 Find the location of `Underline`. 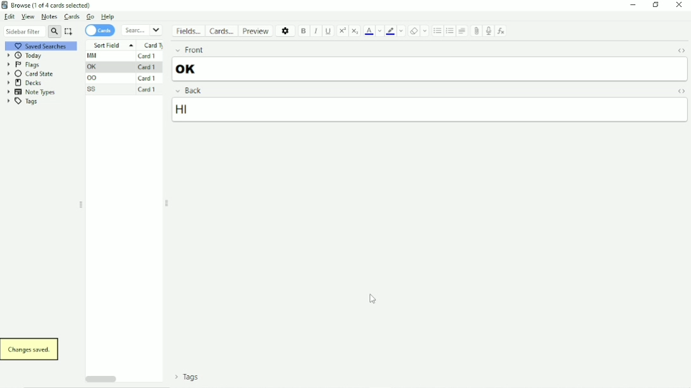

Underline is located at coordinates (329, 30).